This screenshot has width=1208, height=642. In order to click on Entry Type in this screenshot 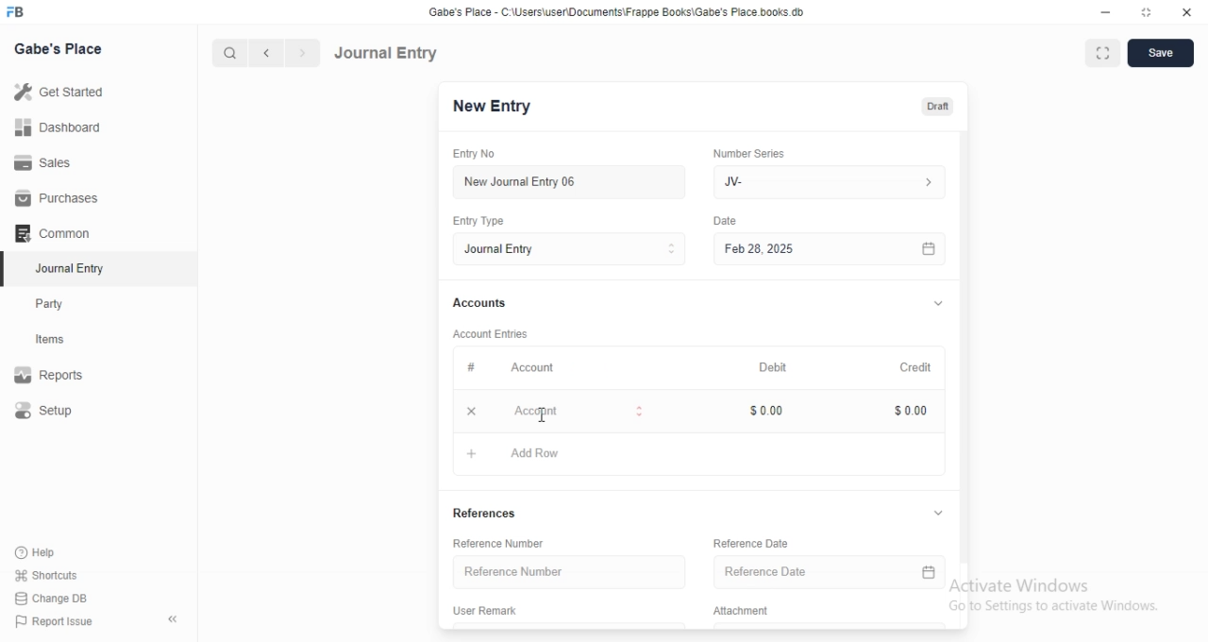, I will do `click(568, 249)`.